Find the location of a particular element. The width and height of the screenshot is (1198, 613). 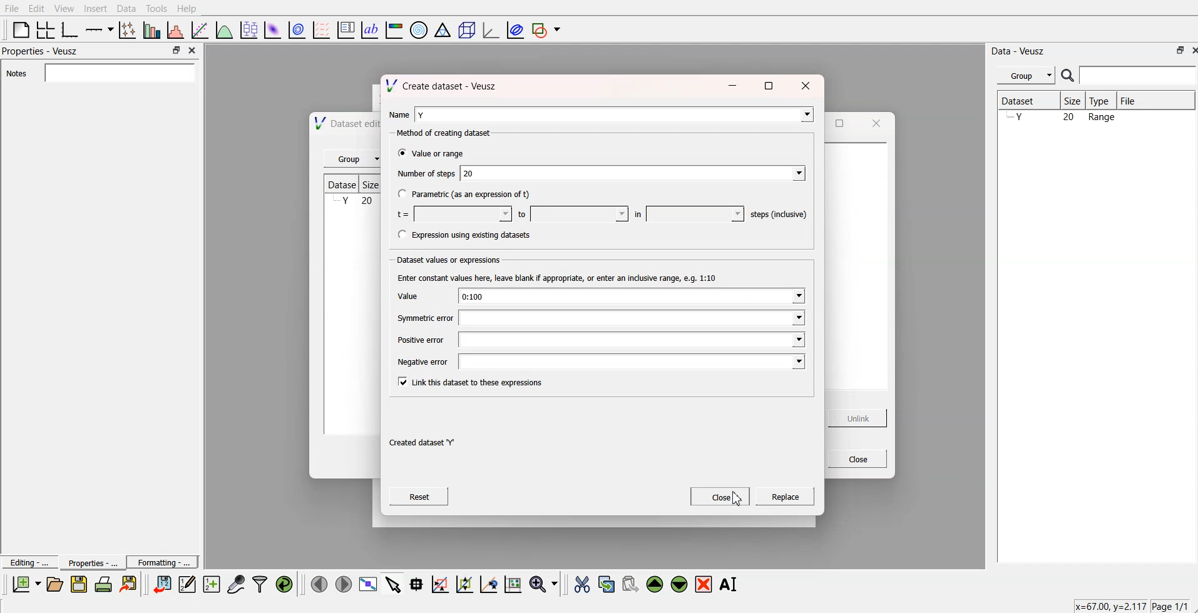

[v Link this dataset to these expressions is located at coordinates (471, 382).